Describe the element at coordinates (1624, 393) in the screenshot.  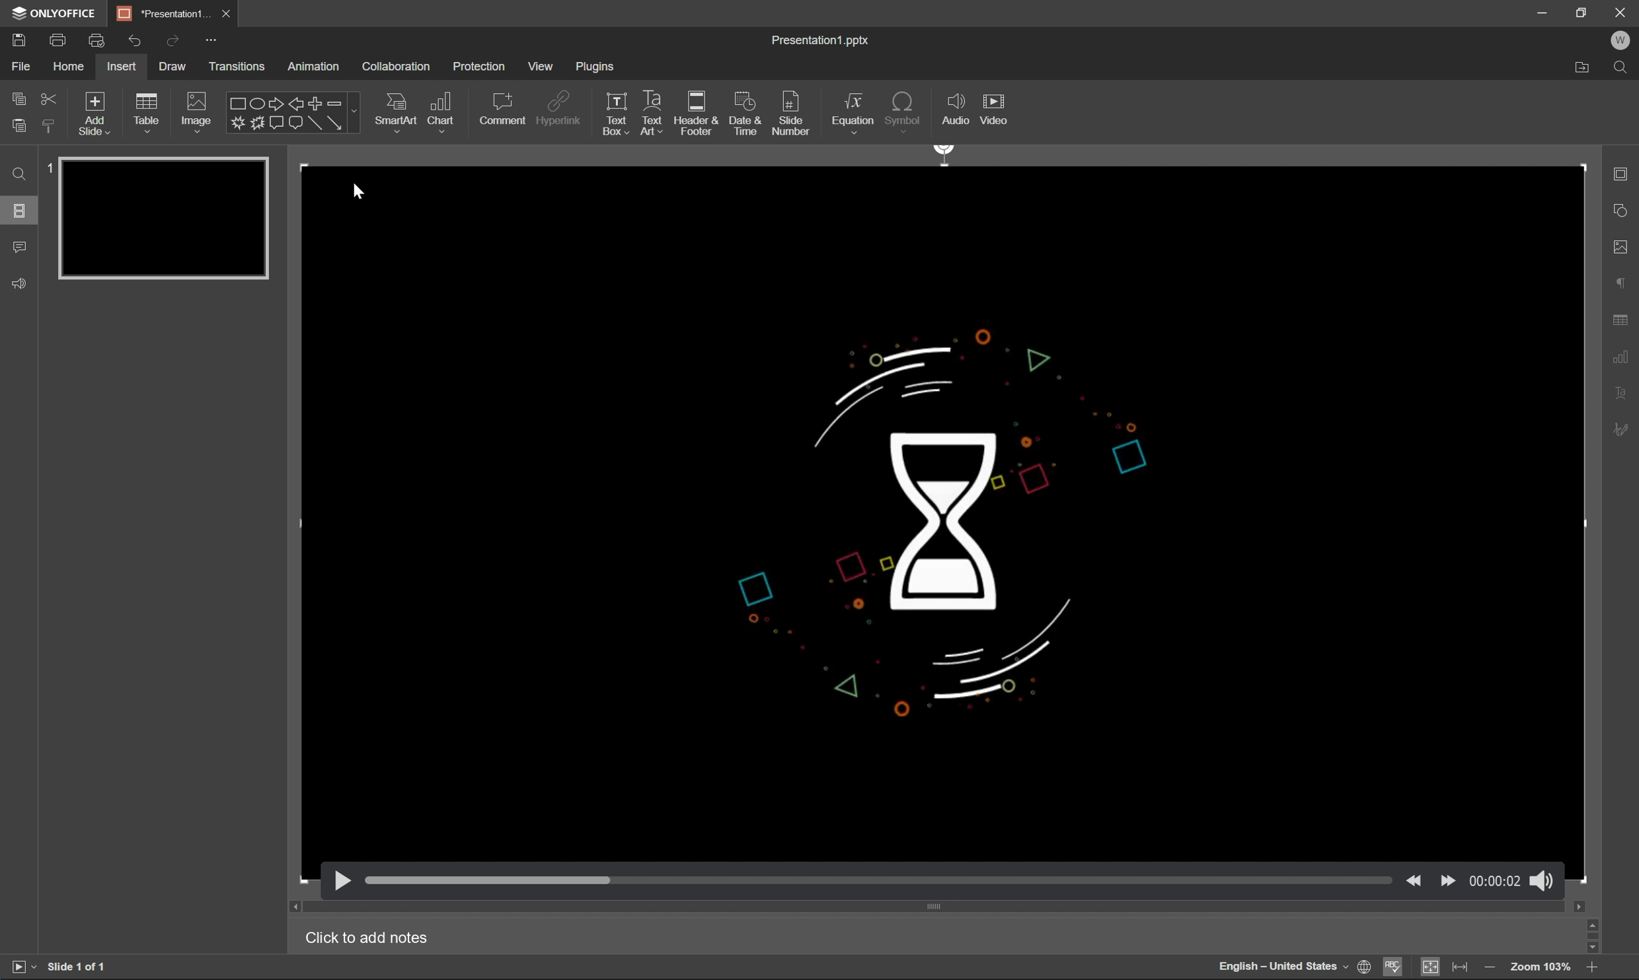
I see `text art settings` at that location.